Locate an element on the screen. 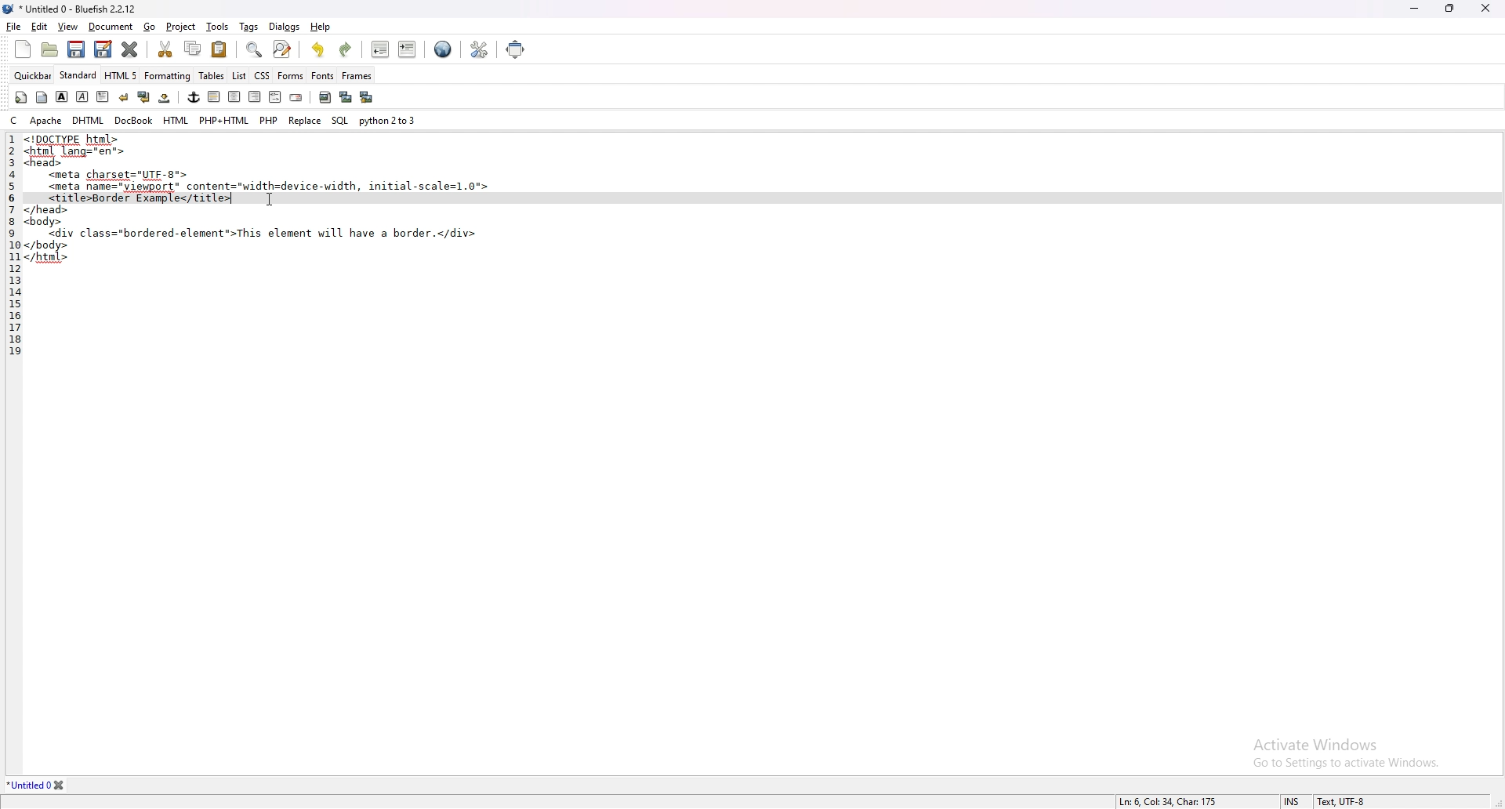 The width and height of the screenshot is (1505, 809). unindent is located at coordinates (379, 49).